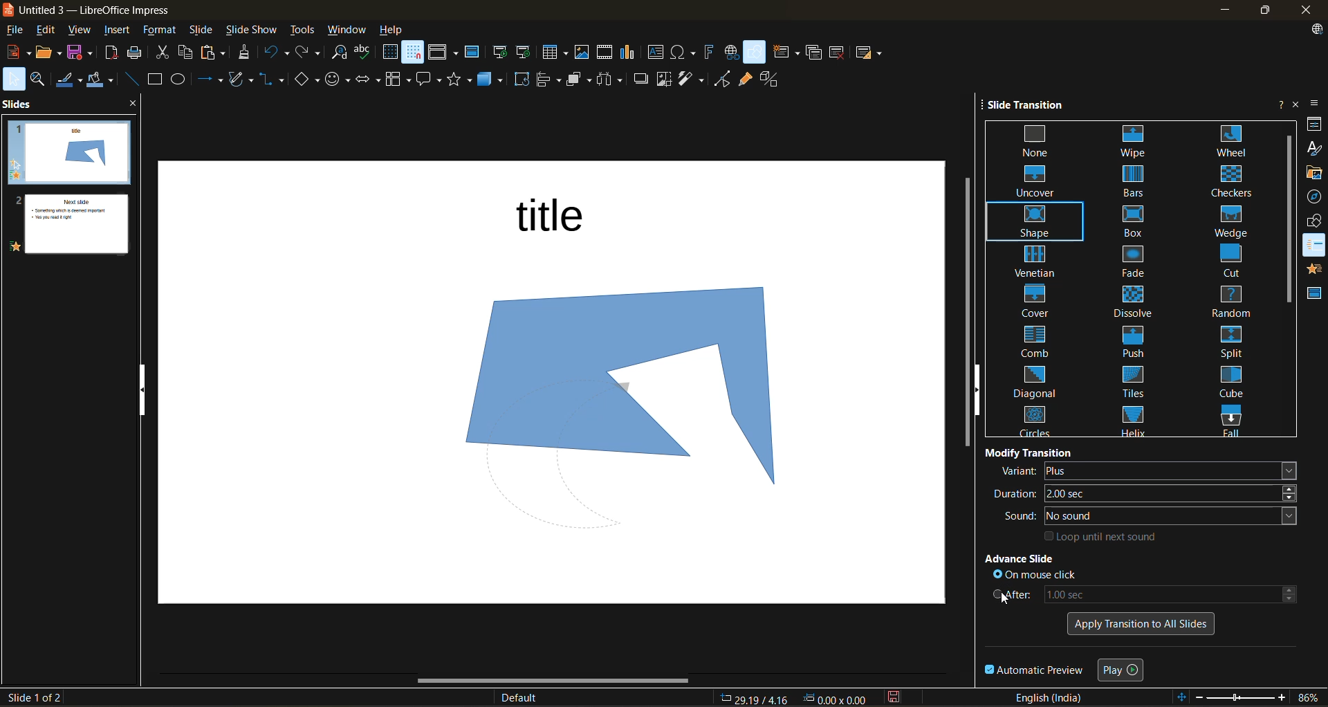 The width and height of the screenshot is (1328, 707). I want to click on image, so click(607, 386).